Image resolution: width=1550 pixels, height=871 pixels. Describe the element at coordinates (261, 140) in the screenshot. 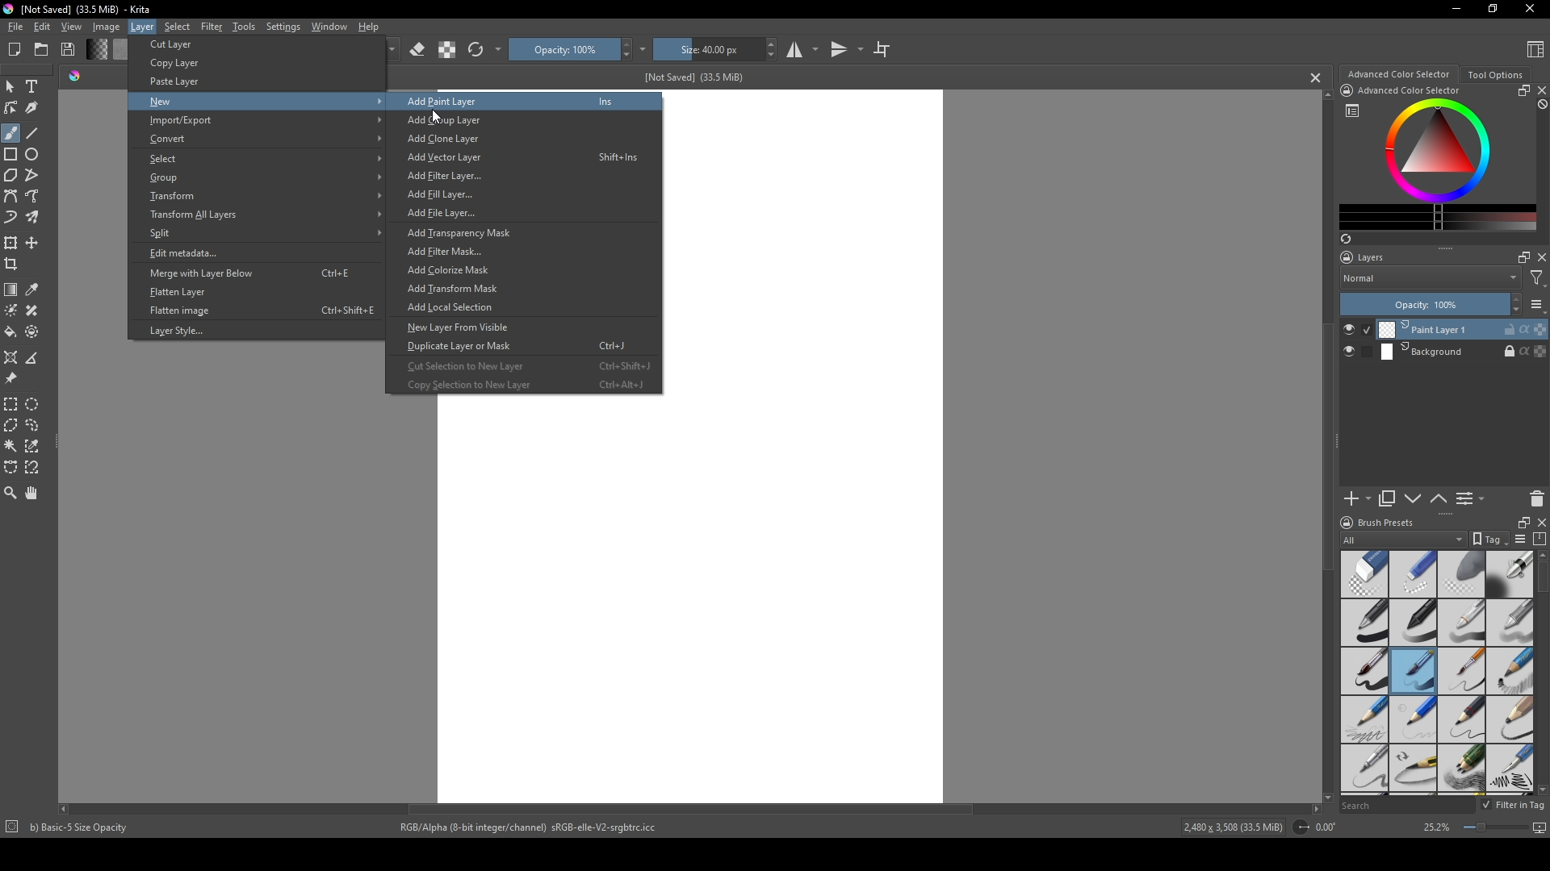

I see `Convert` at that location.